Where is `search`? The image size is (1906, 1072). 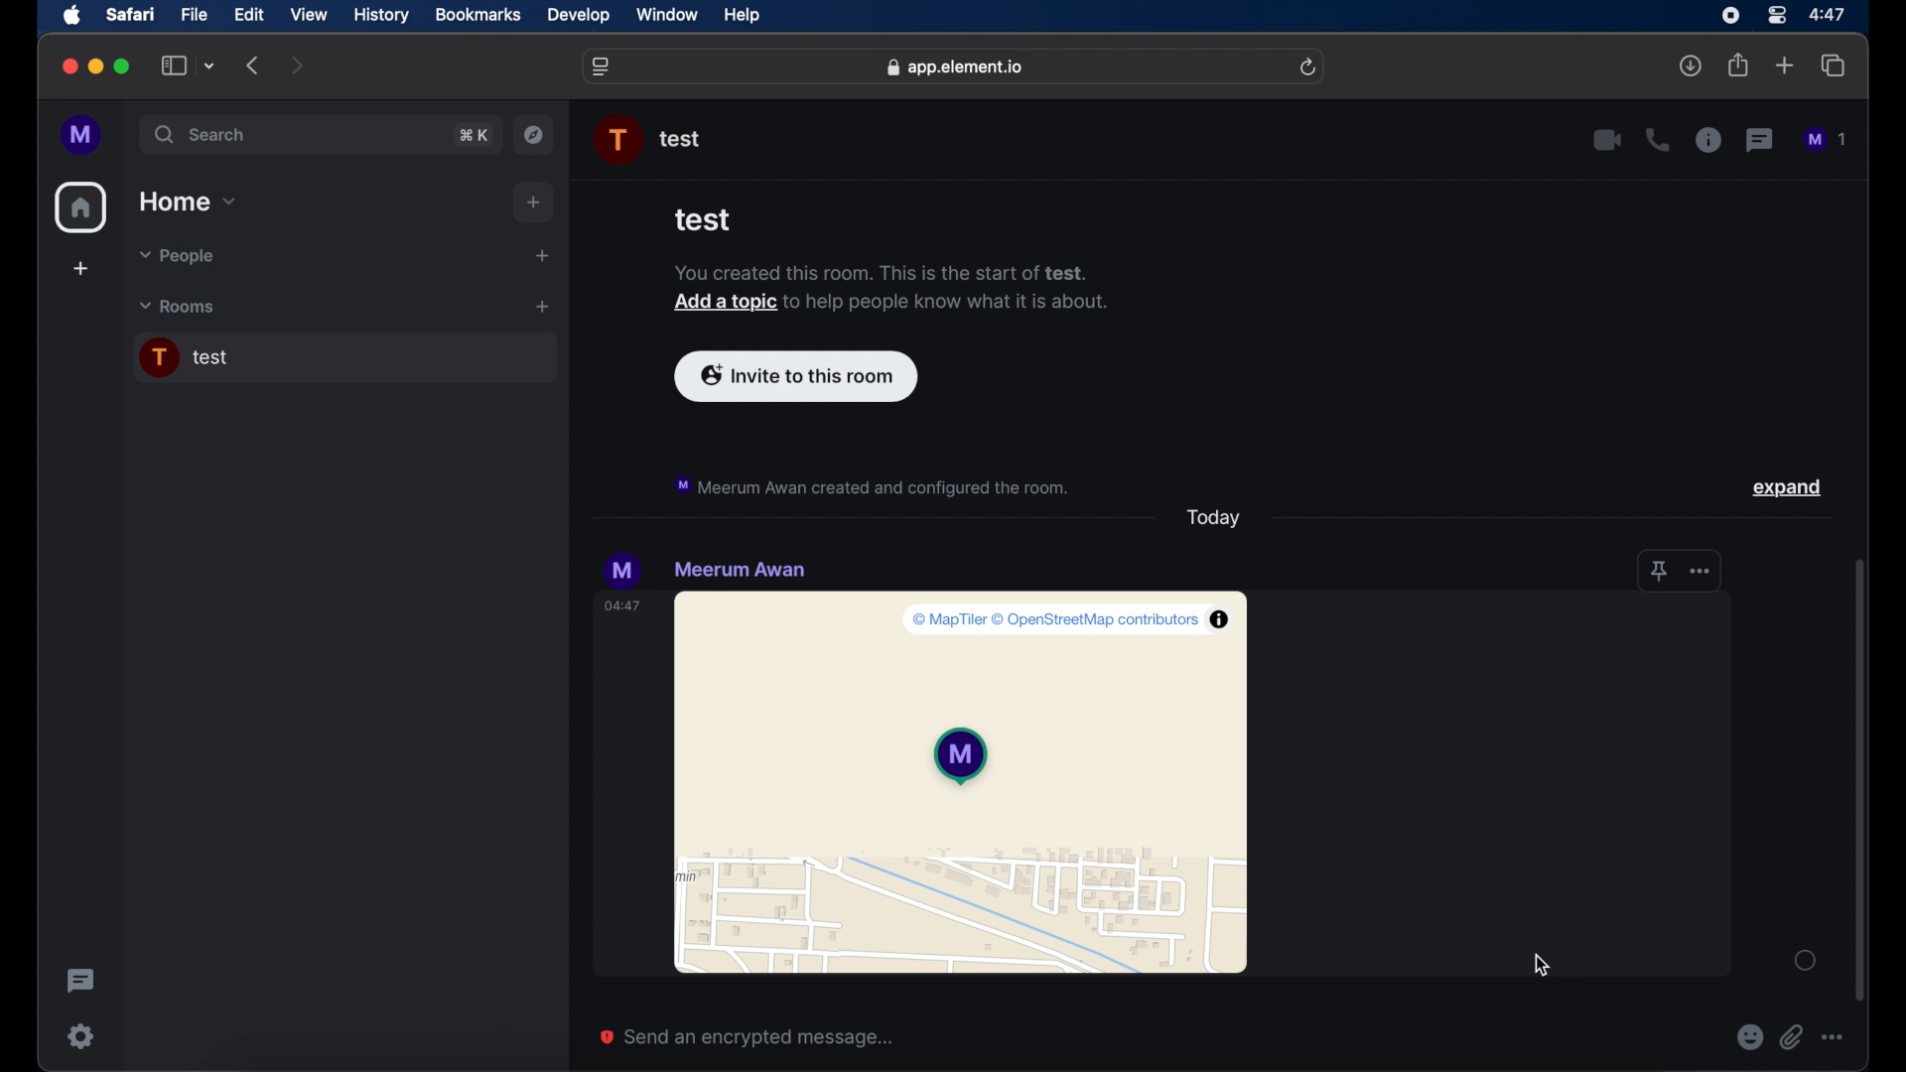 search is located at coordinates (203, 135).